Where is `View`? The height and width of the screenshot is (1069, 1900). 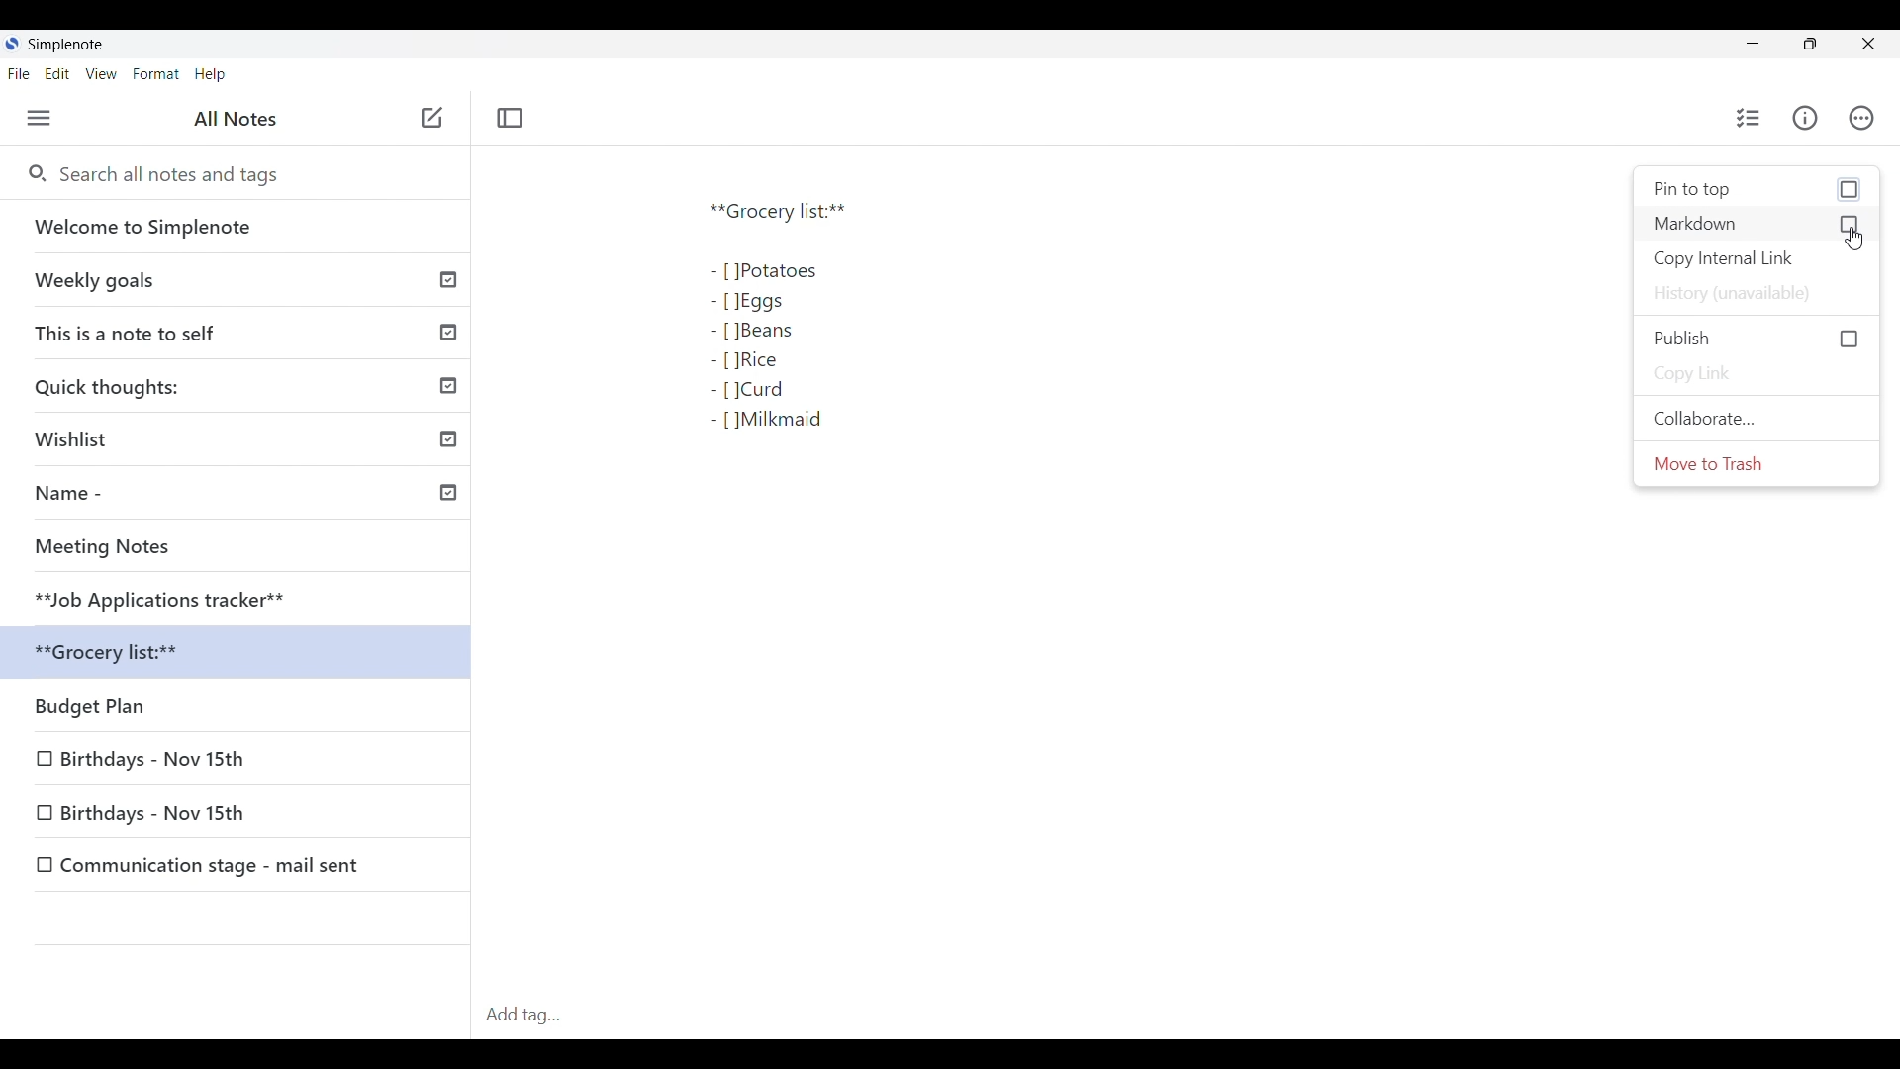 View is located at coordinates (102, 74).